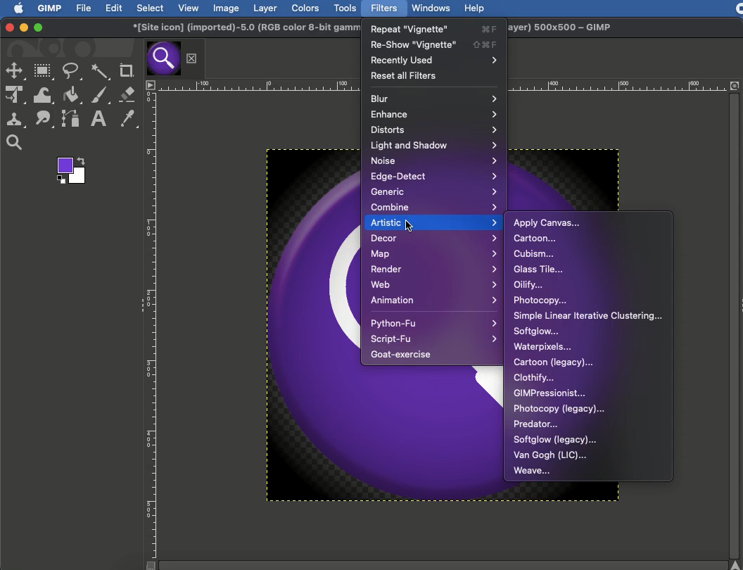  I want to click on Color picker, so click(128, 118).